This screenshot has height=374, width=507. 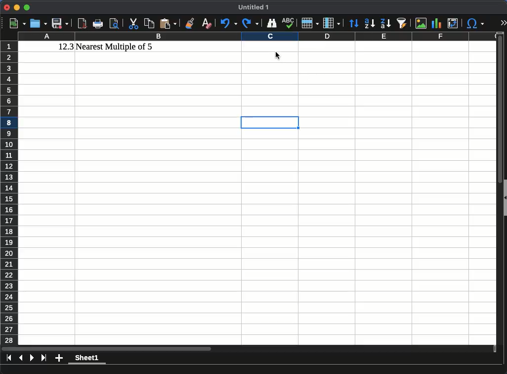 I want to click on autofilter, so click(x=401, y=23).